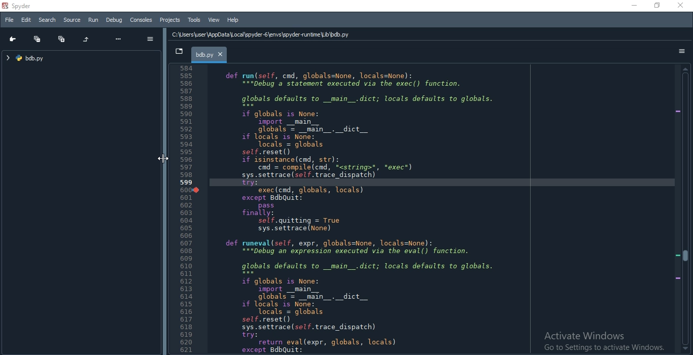 The image size is (693, 355). I want to click on Projects, so click(170, 19).